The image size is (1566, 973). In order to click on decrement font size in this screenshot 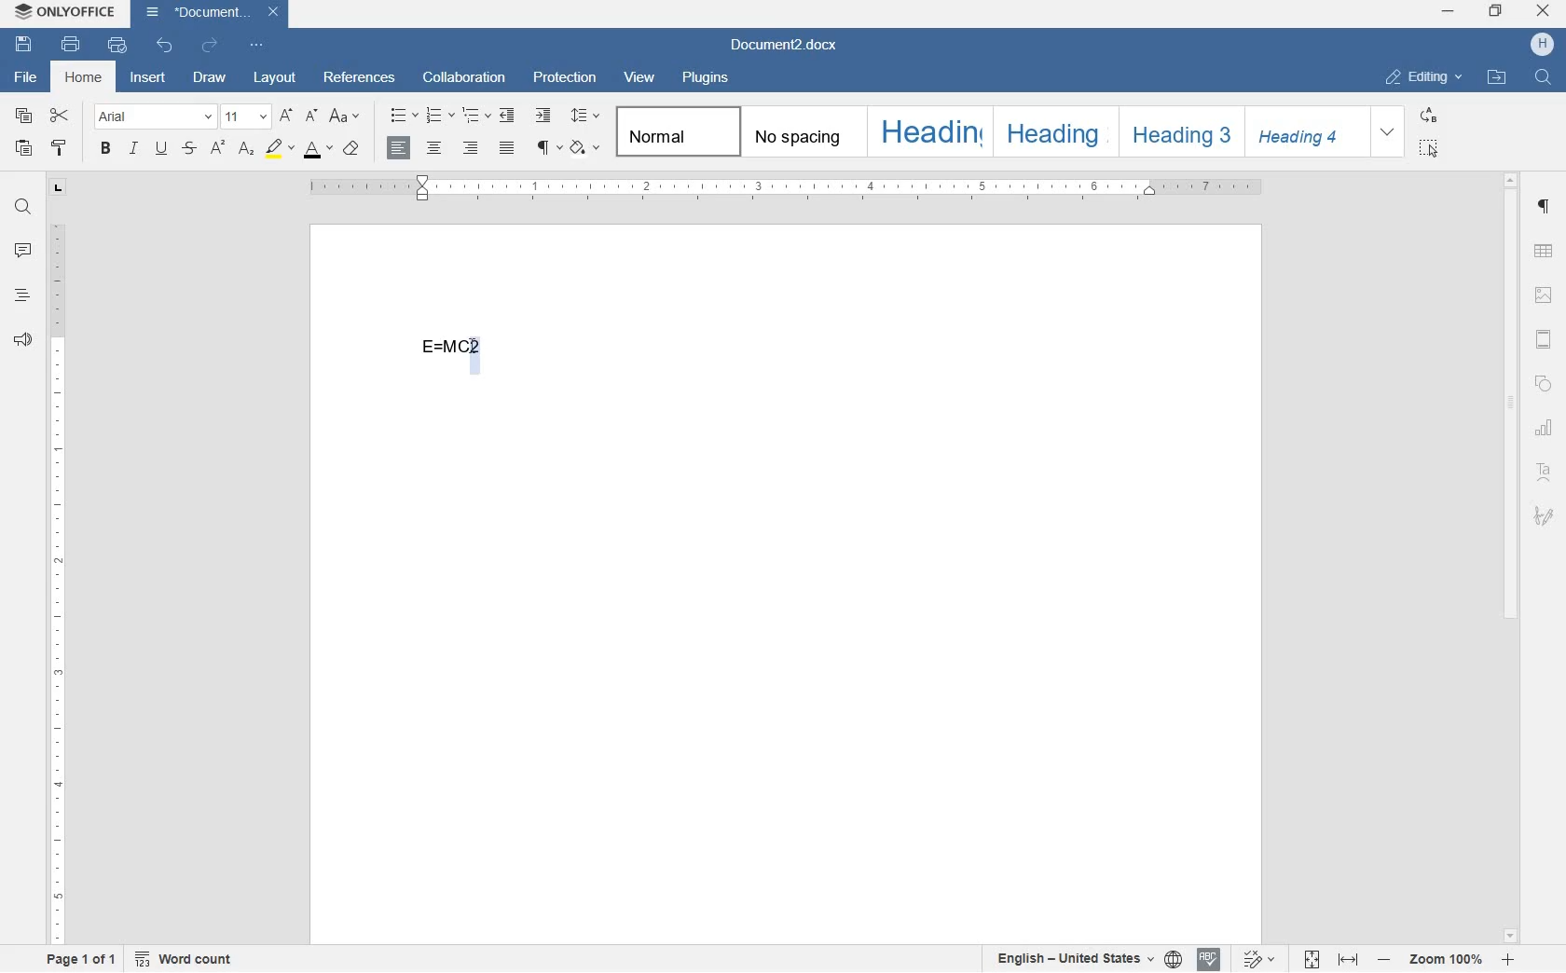, I will do `click(309, 116)`.